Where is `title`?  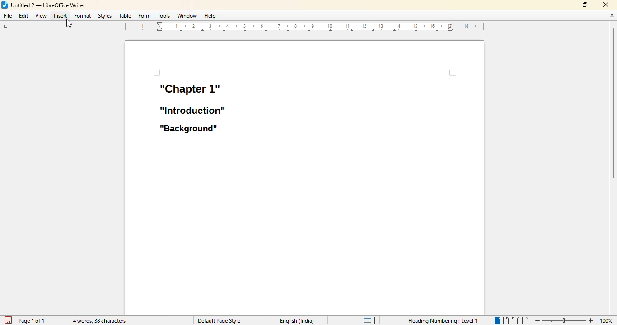
title is located at coordinates (43, 5).